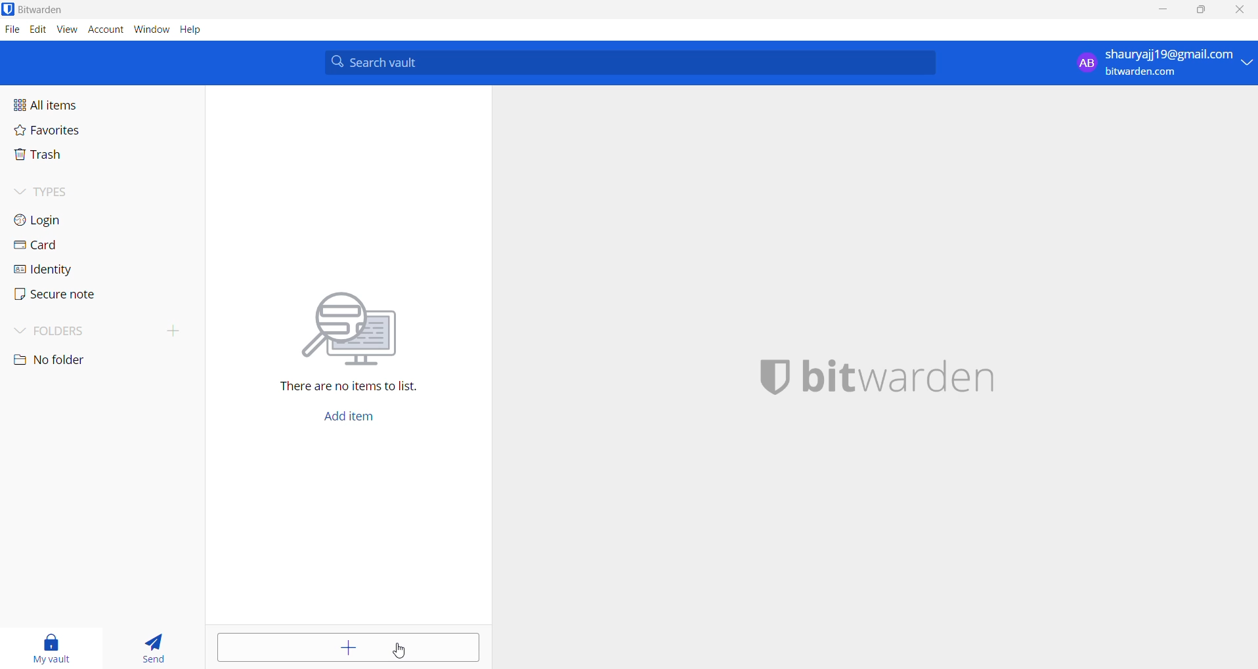 The height and width of the screenshot is (669, 1258). Describe the element at coordinates (192, 30) in the screenshot. I see `help` at that location.